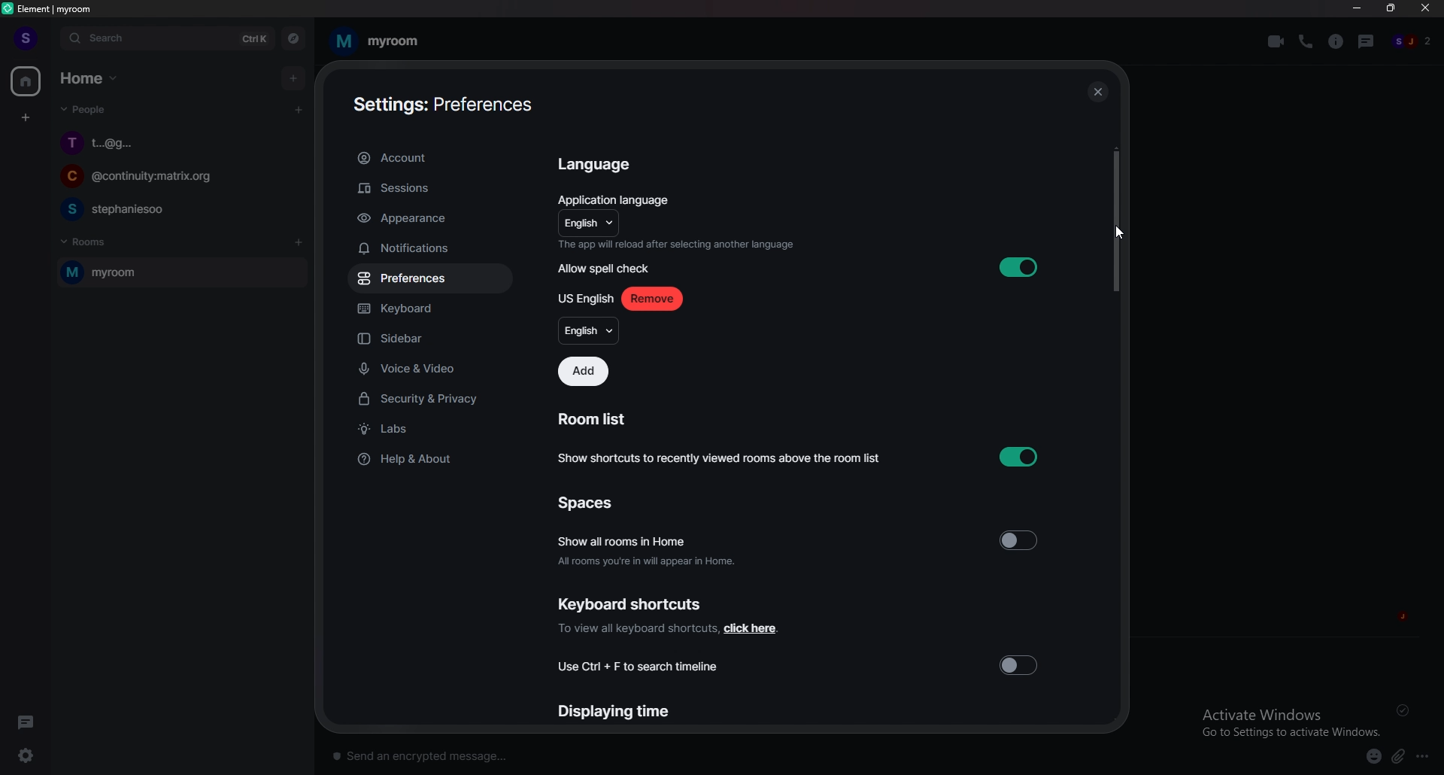 Image resolution: width=1444 pixels, height=775 pixels. I want to click on sessions, so click(429, 189).